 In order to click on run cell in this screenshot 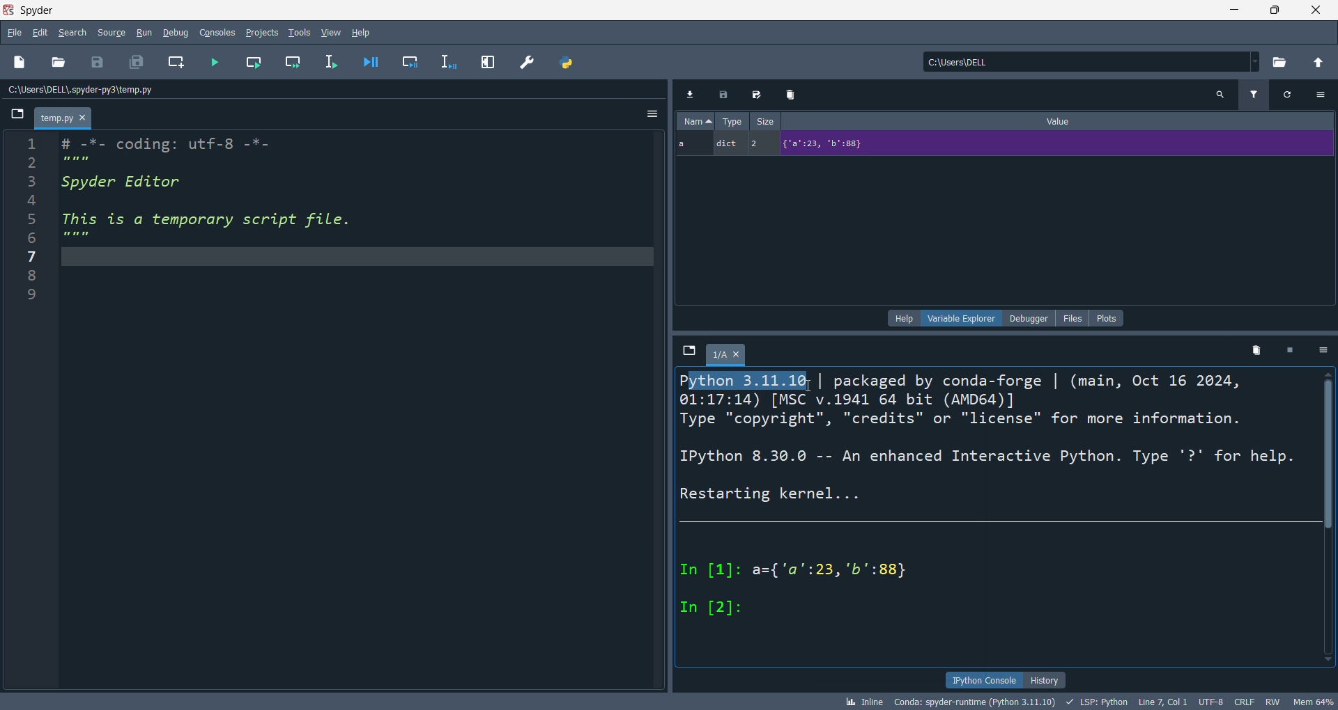, I will do `click(258, 61)`.